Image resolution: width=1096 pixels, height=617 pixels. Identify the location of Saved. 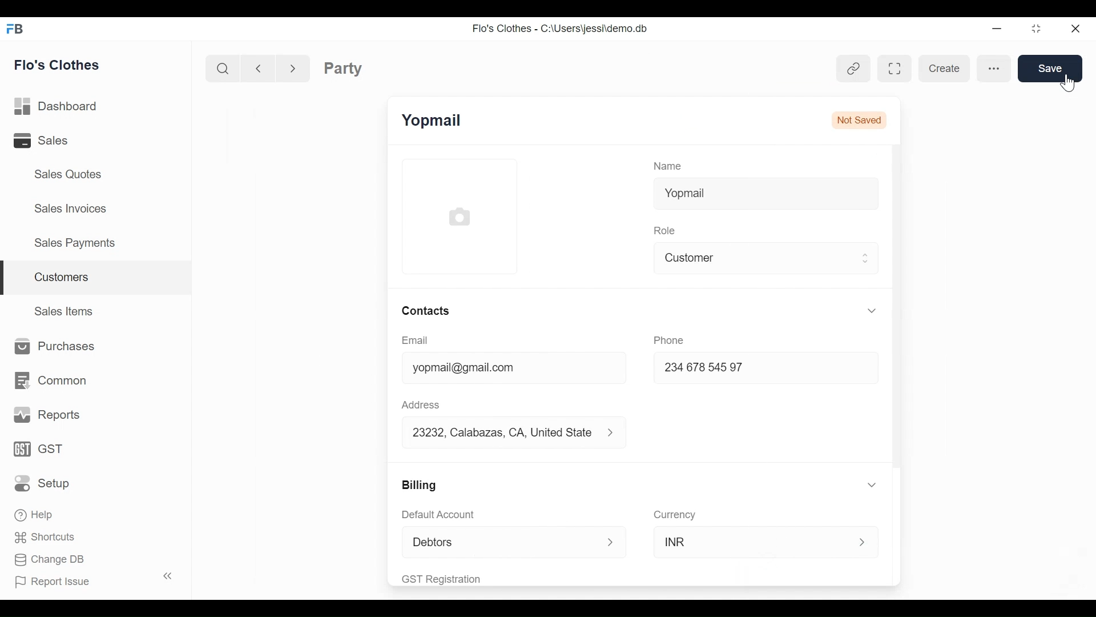
(1050, 68).